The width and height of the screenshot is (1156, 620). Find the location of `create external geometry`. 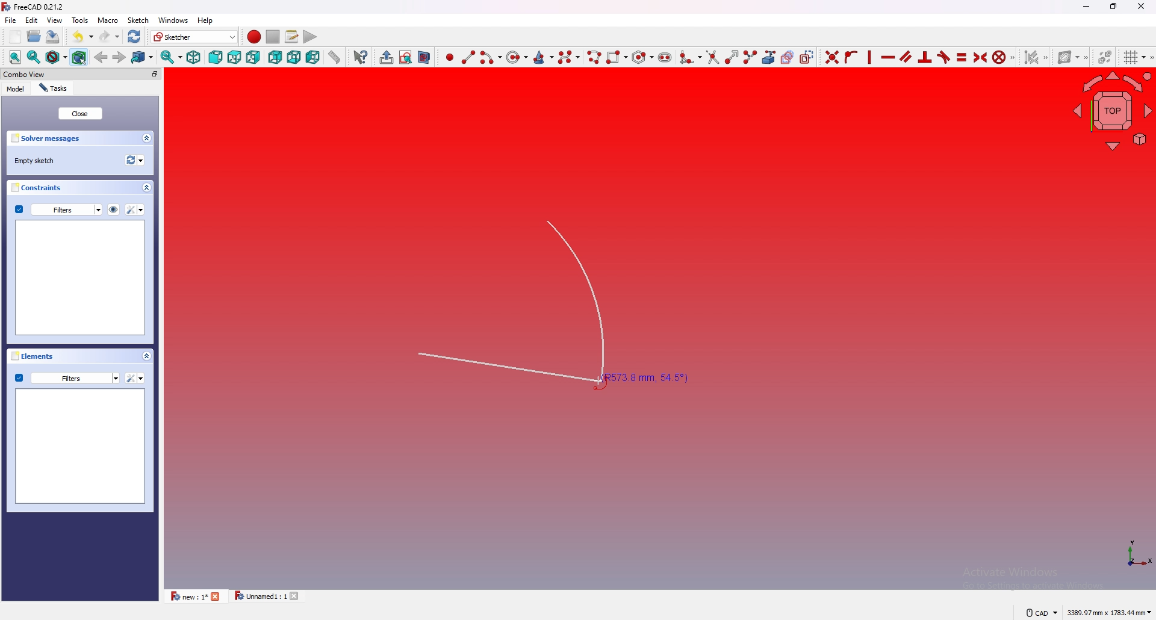

create external geometry is located at coordinates (769, 57).